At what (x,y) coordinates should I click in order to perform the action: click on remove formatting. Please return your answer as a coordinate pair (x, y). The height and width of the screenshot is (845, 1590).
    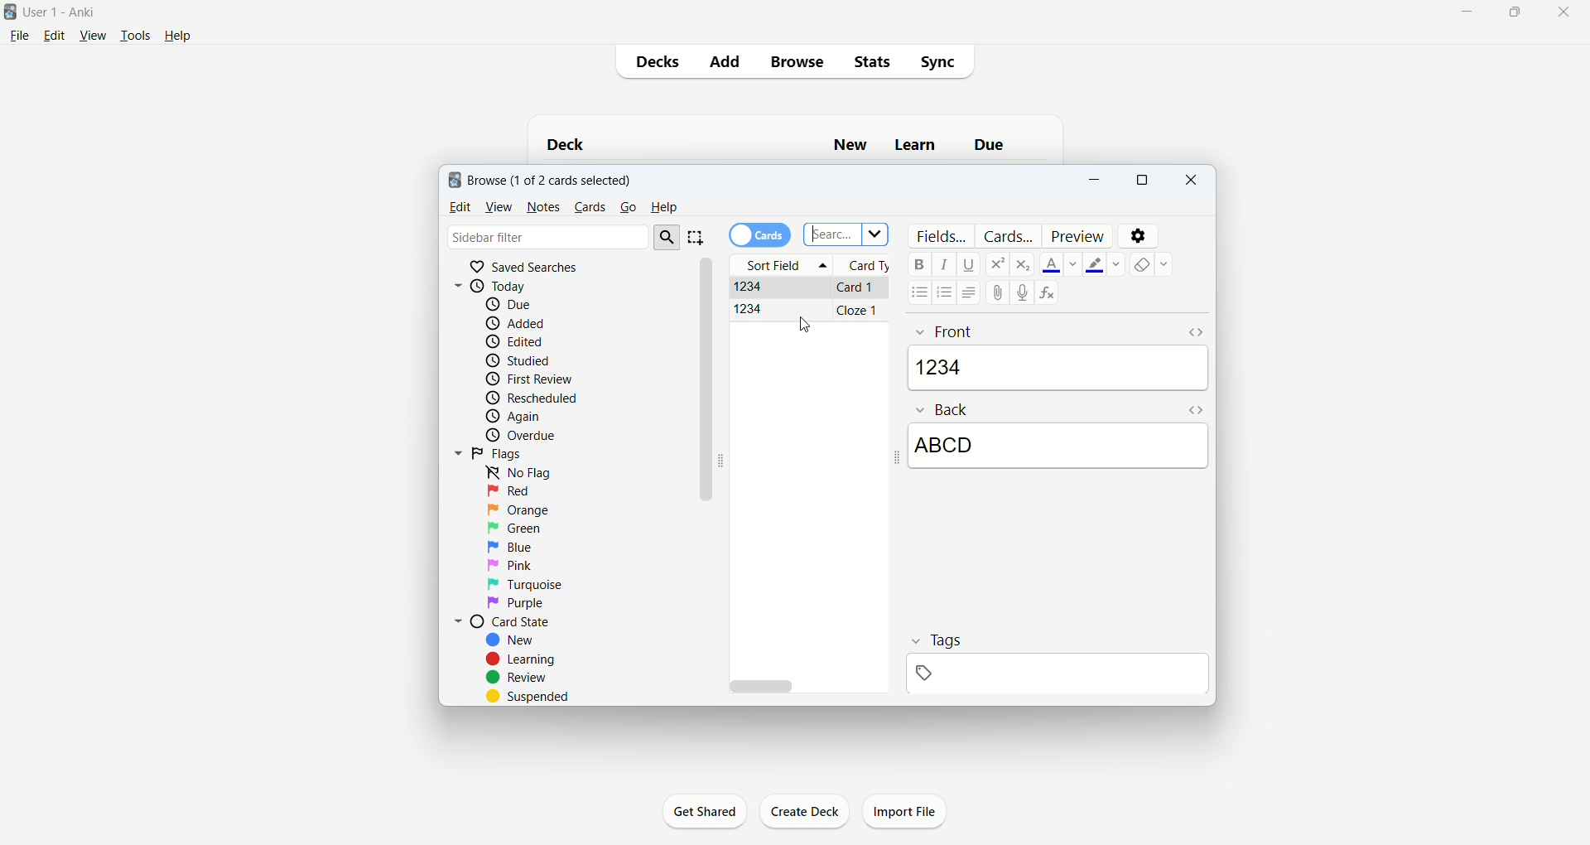
    Looking at the image, I should click on (1152, 263).